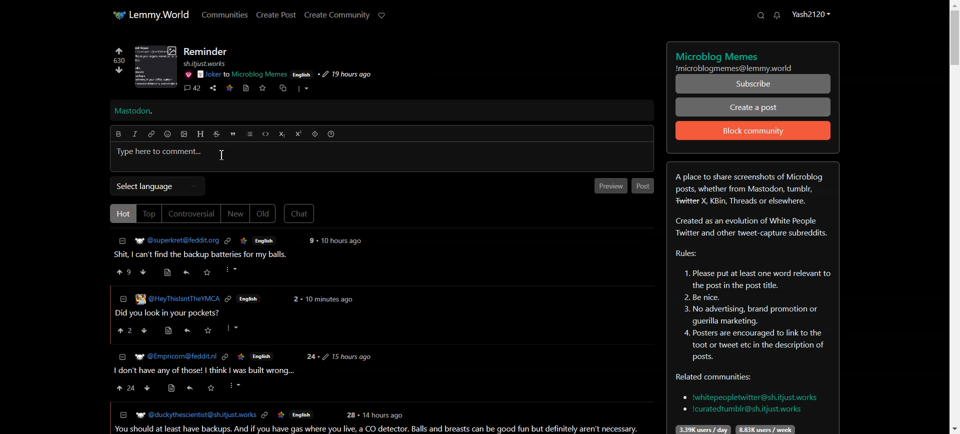 This screenshot has width=960, height=434. Describe the element at coordinates (154, 66) in the screenshot. I see `Profile picture` at that location.